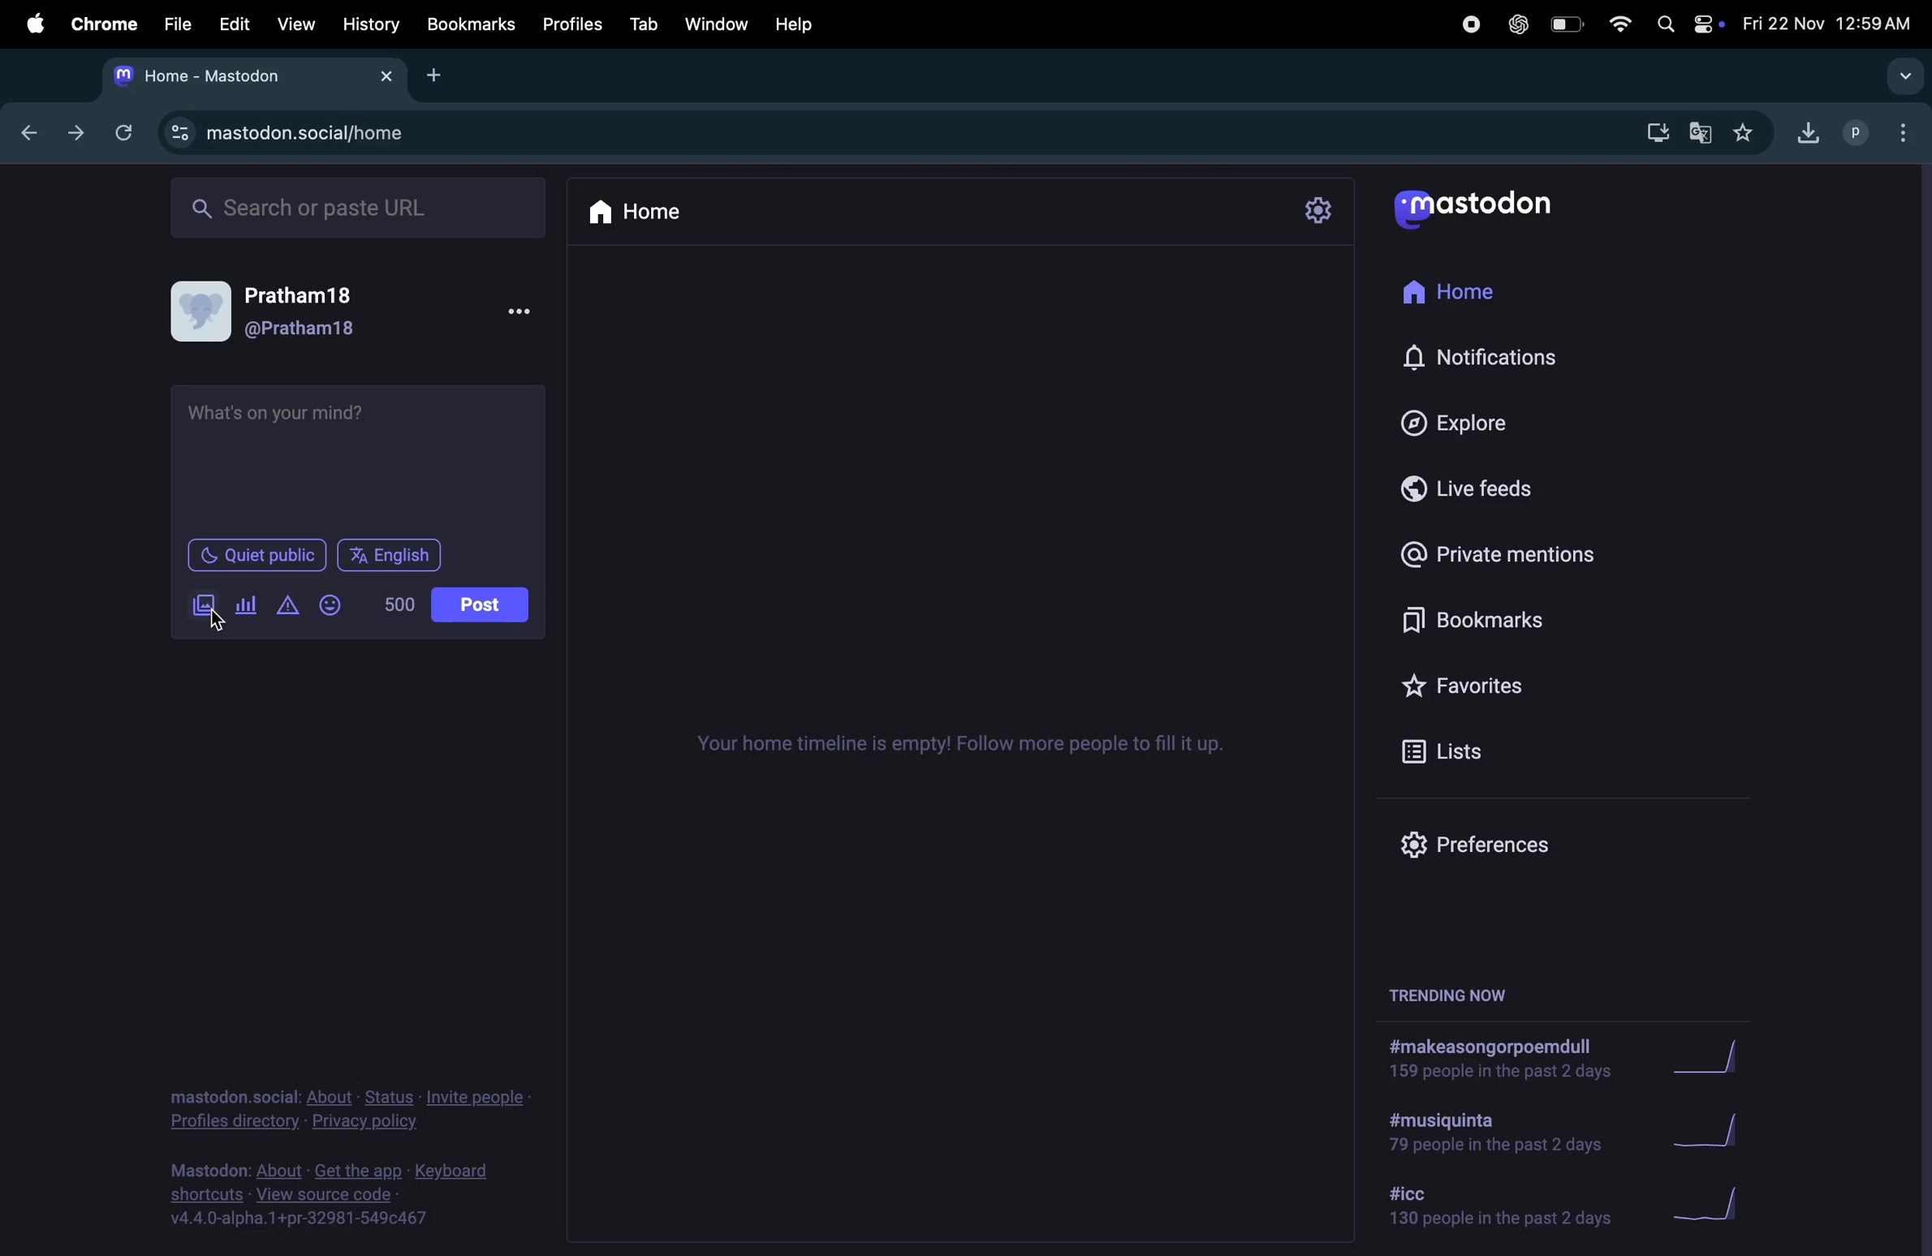 The width and height of the screenshot is (1932, 1256). I want to click on apple menu, so click(33, 26).